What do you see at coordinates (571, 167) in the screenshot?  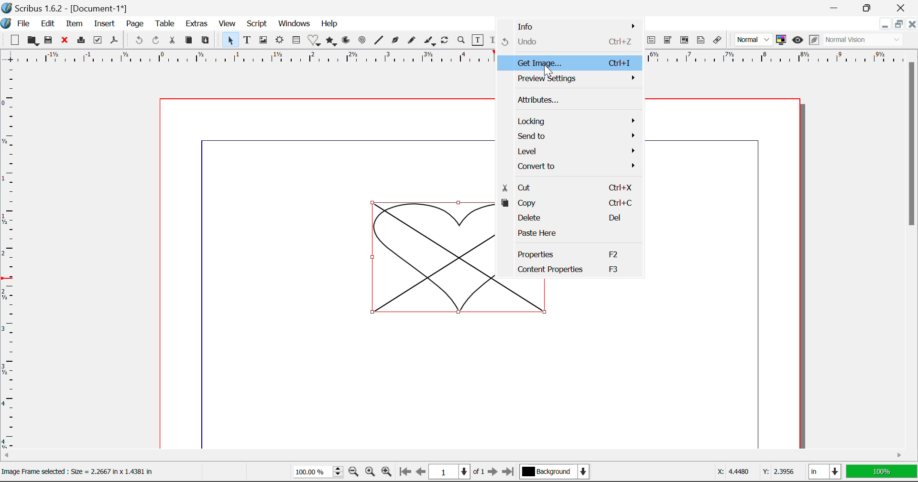 I see `Convert to` at bounding box center [571, 167].